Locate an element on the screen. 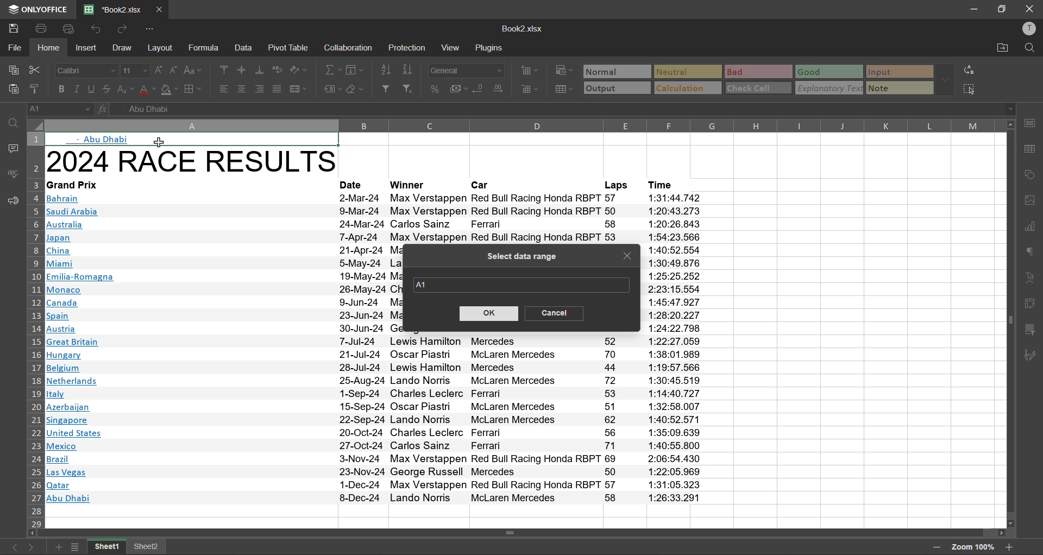 Image resolution: width=1043 pixels, height=555 pixels. home is located at coordinates (46, 48).